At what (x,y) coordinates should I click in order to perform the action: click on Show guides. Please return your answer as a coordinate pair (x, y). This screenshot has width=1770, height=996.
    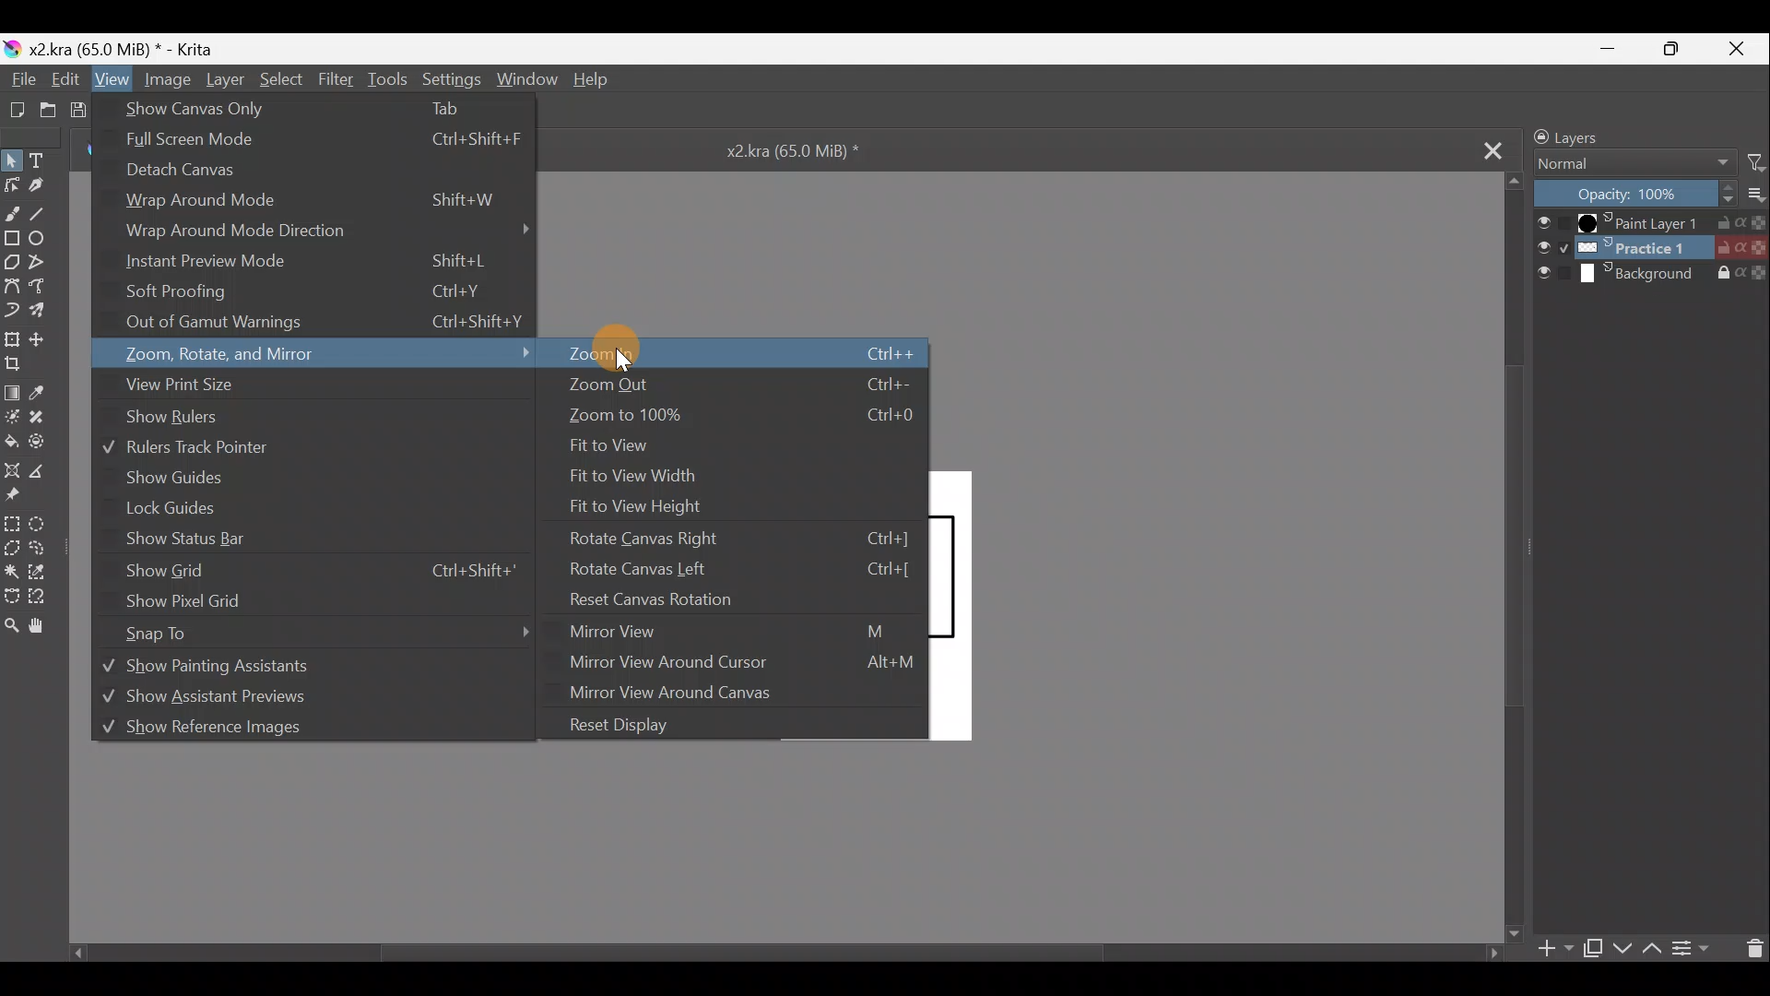
    Looking at the image, I should click on (186, 476).